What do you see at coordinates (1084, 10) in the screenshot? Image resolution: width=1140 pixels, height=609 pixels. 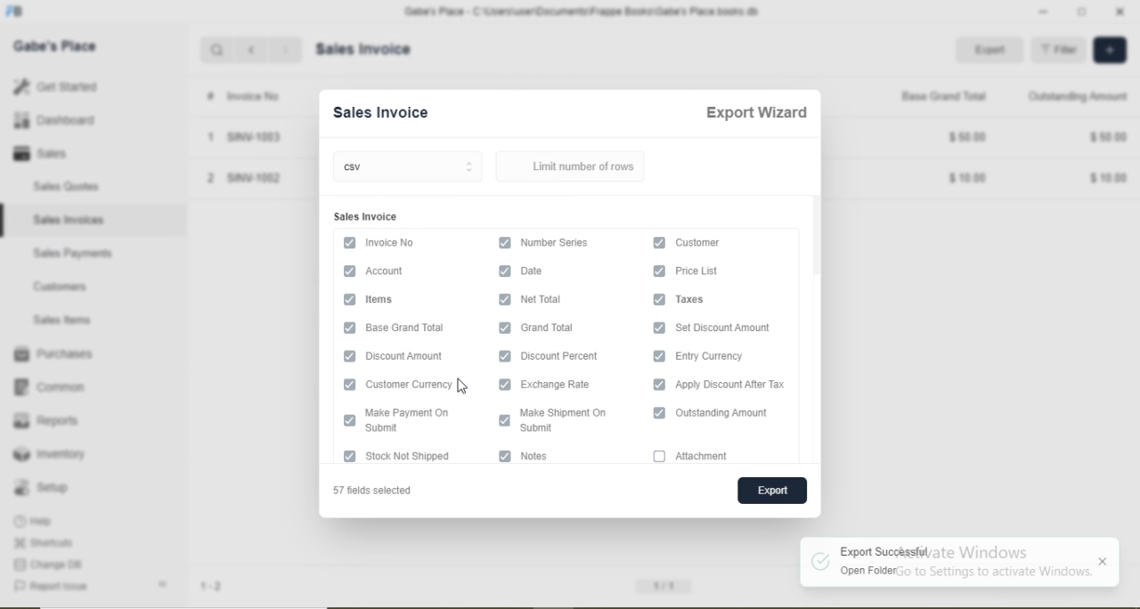 I see `maximise` at bounding box center [1084, 10].